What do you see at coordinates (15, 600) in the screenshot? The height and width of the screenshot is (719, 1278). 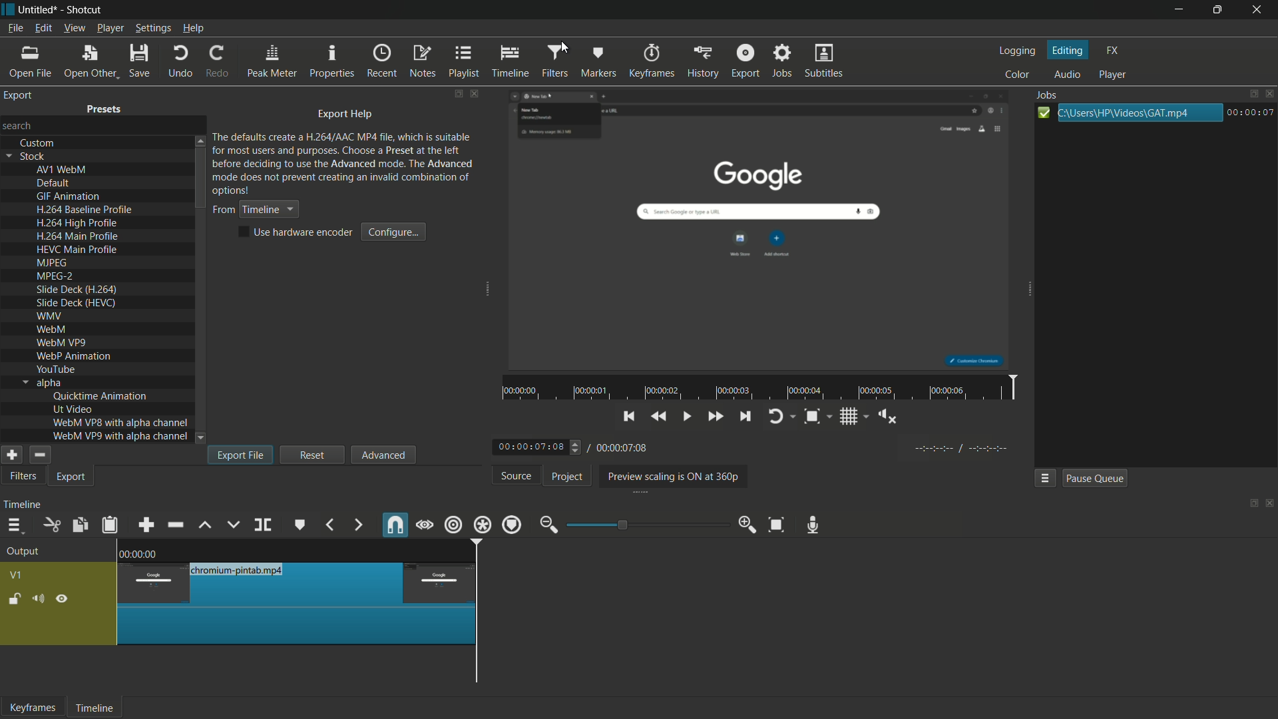 I see `lock` at bounding box center [15, 600].